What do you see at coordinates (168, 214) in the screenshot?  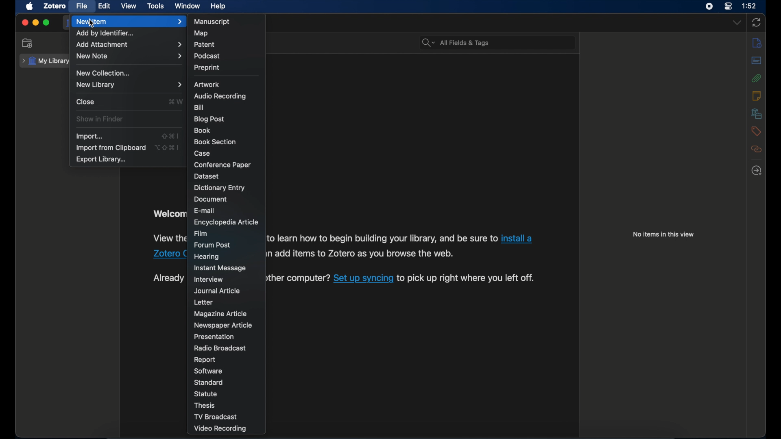 I see `welcome to zotero` at bounding box center [168, 214].